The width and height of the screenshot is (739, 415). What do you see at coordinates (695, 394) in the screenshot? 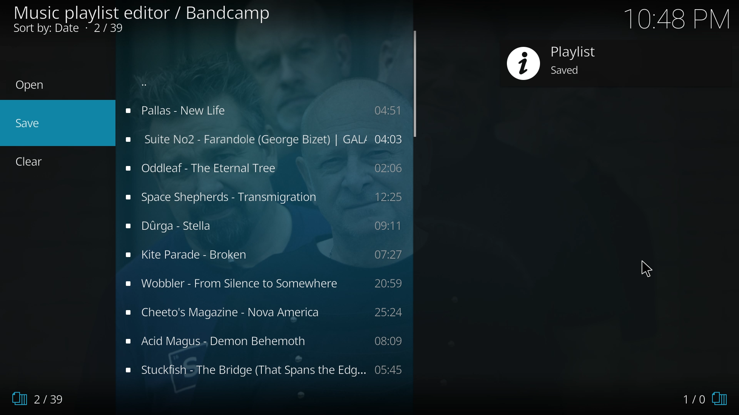
I see `1/10` at bounding box center [695, 394].